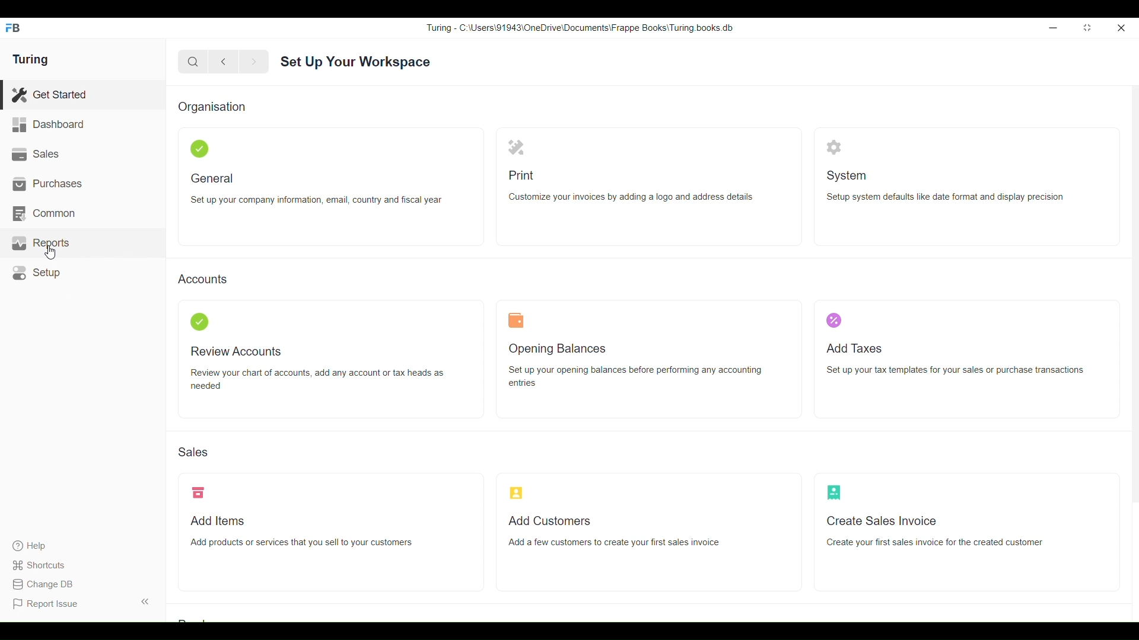  What do you see at coordinates (631, 187) in the screenshot?
I see `Print Customize your invoices by adding a logo and address details` at bounding box center [631, 187].